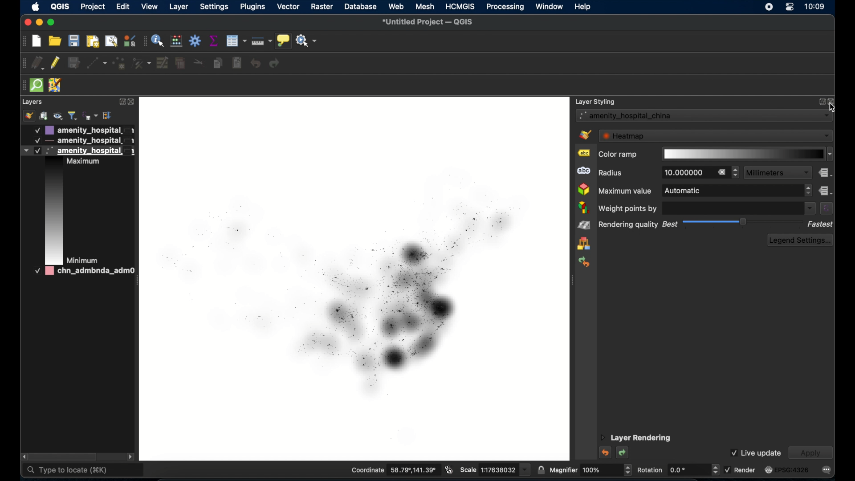  What do you see at coordinates (176, 41) in the screenshot?
I see `open field calculator` at bounding box center [176, 41].